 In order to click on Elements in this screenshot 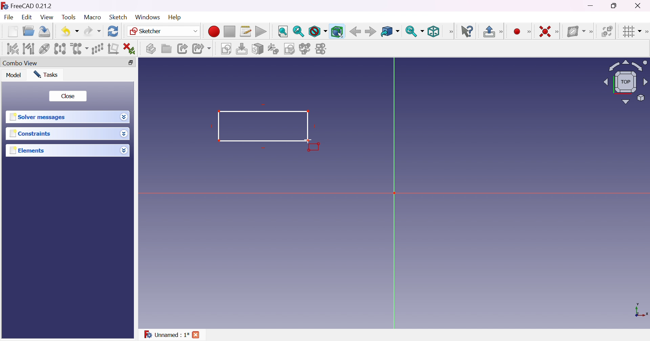, I will do `click(27, 151)`.